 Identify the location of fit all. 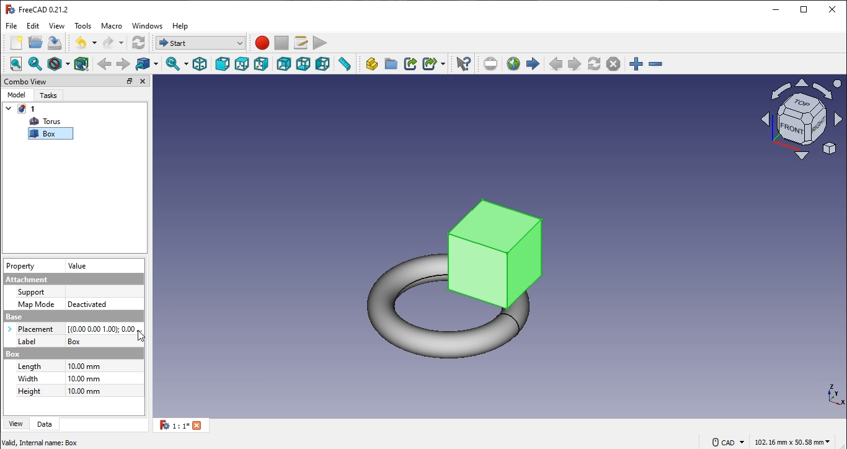
(16, 63).